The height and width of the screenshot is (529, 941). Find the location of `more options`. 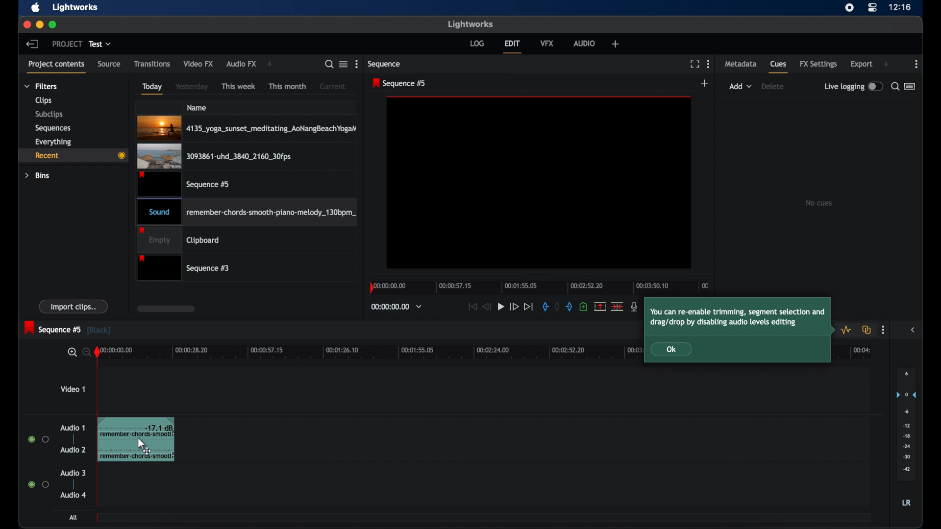

more options is located at coordinates (357, 64).